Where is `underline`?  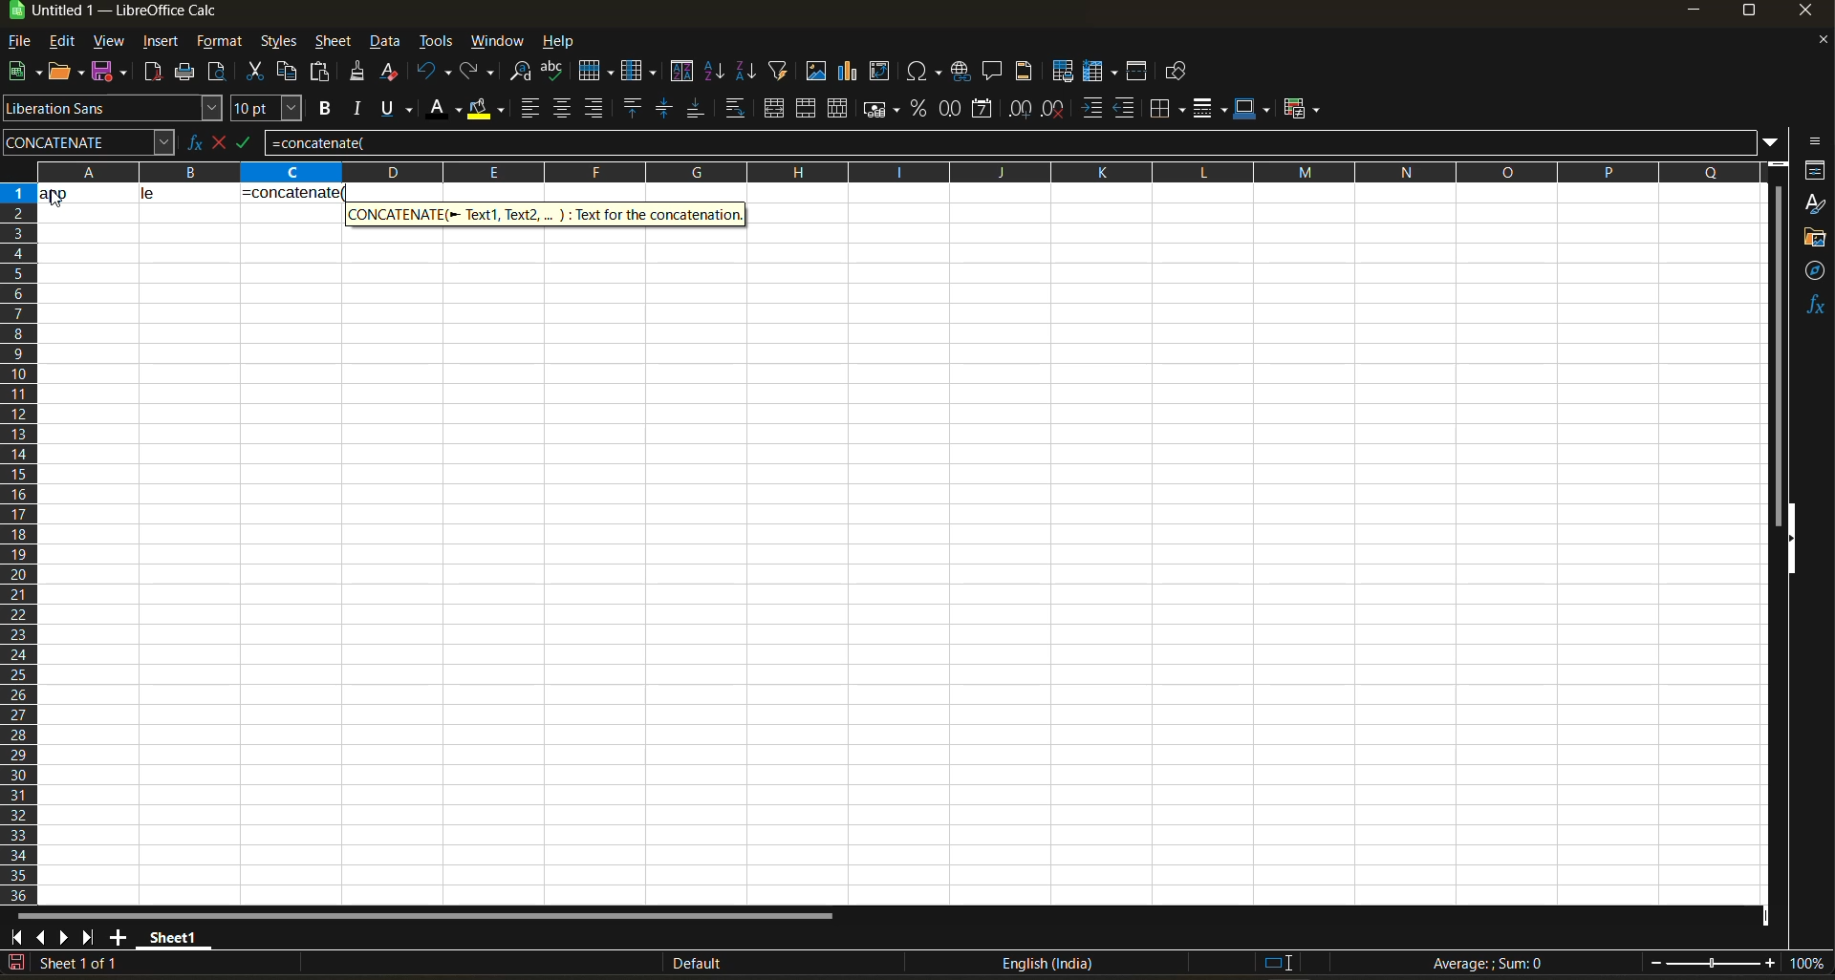 underline is located at coordinates (401, 108).